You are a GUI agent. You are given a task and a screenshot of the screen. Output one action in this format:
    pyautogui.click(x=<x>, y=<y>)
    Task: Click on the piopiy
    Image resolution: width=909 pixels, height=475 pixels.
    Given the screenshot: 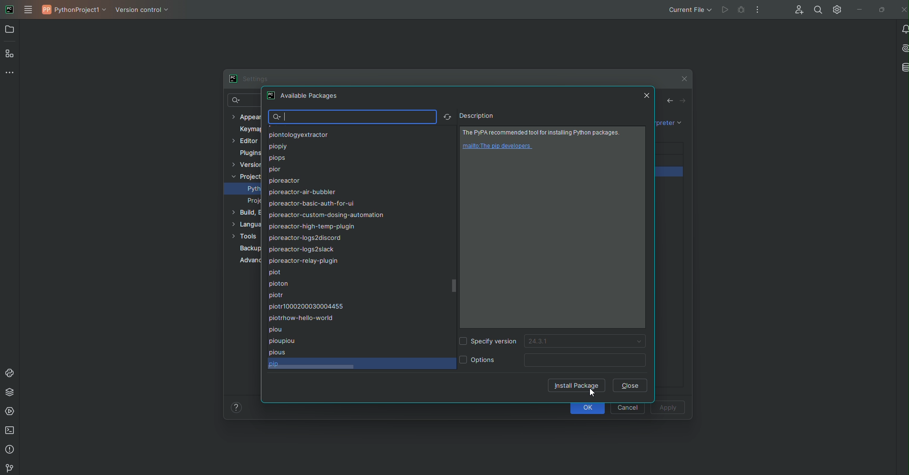 What is the action you would take?
    pyautogui.click(x=279, y=146)
    